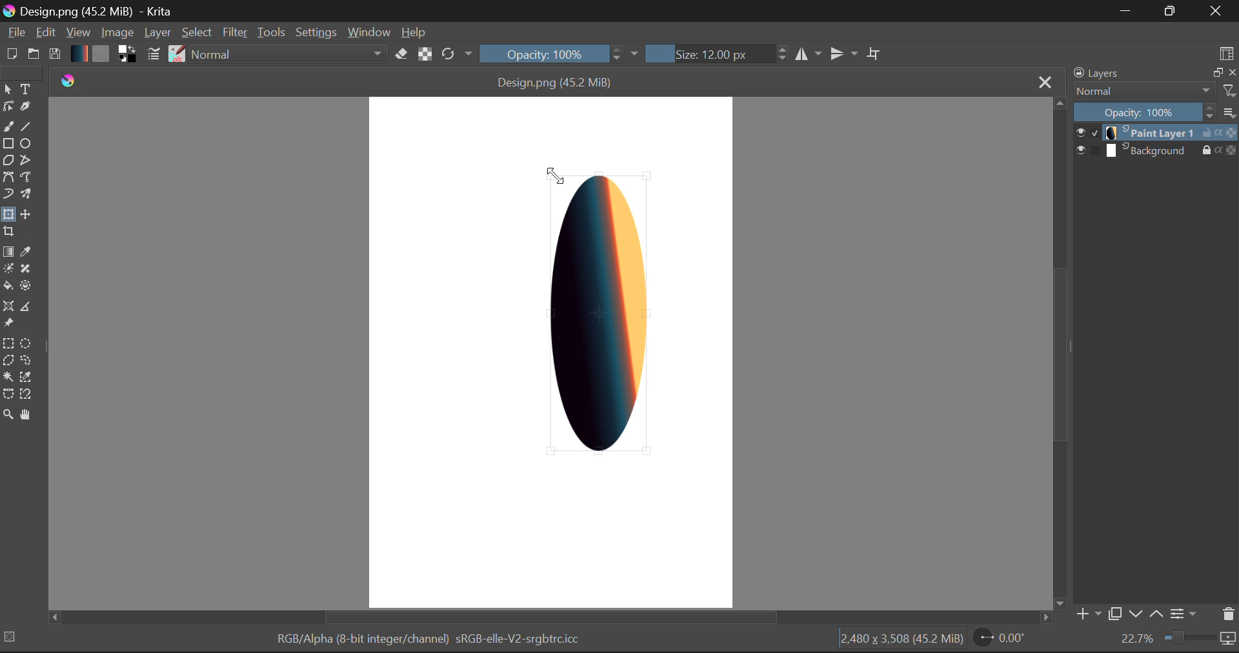  I want to click on MOUSE_UP Cursor Position, so click(555, 177).